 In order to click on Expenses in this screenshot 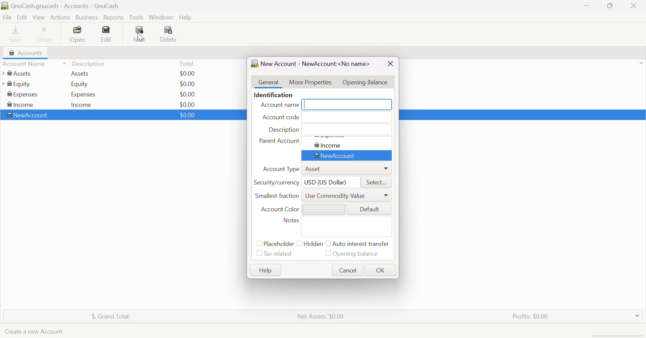, I will do `click(24, 94)`.